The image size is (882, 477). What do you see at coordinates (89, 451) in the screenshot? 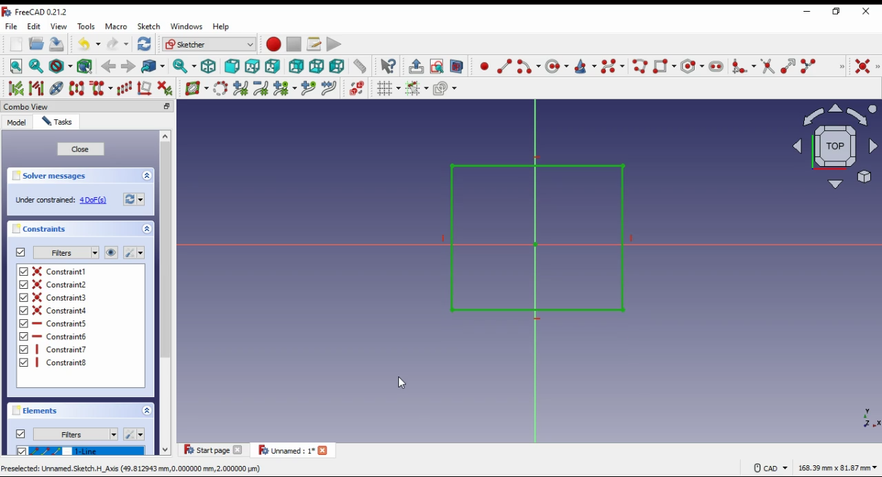
I see `  1-line` at bounding box center [89, 451].